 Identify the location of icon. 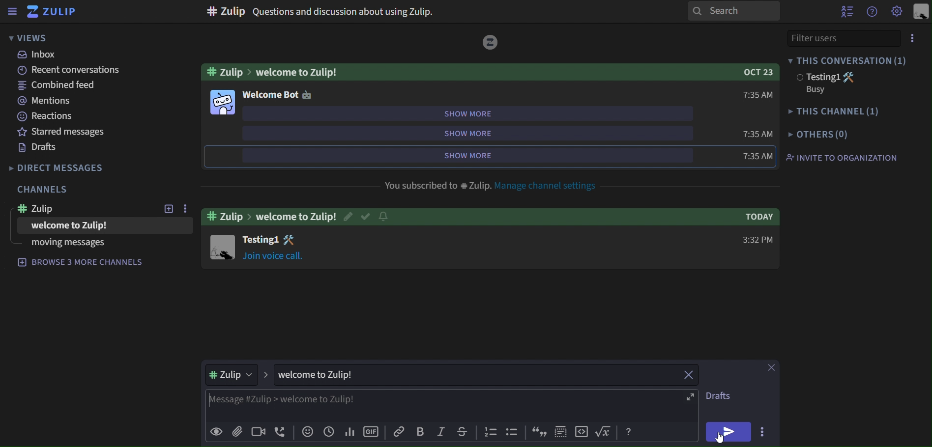
(511, 432).